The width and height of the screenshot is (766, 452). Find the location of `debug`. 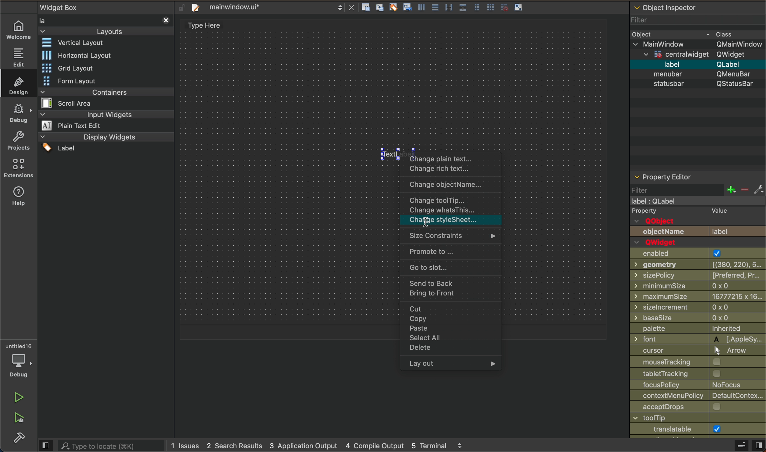

debug is located at coordinates (17, 362).